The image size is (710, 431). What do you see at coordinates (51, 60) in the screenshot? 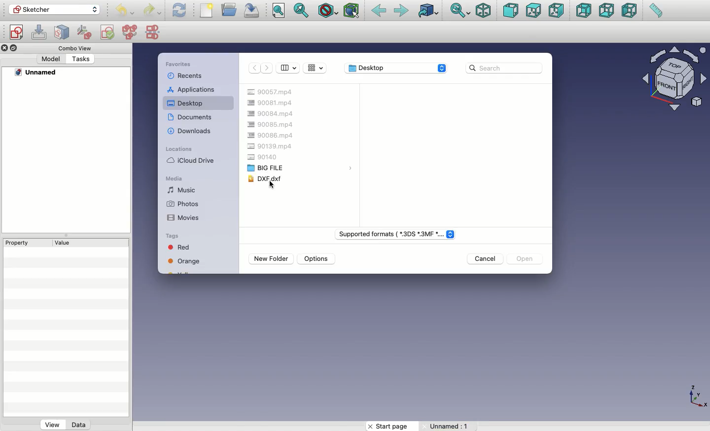
I see `Model` at bounding box center [51, 60].